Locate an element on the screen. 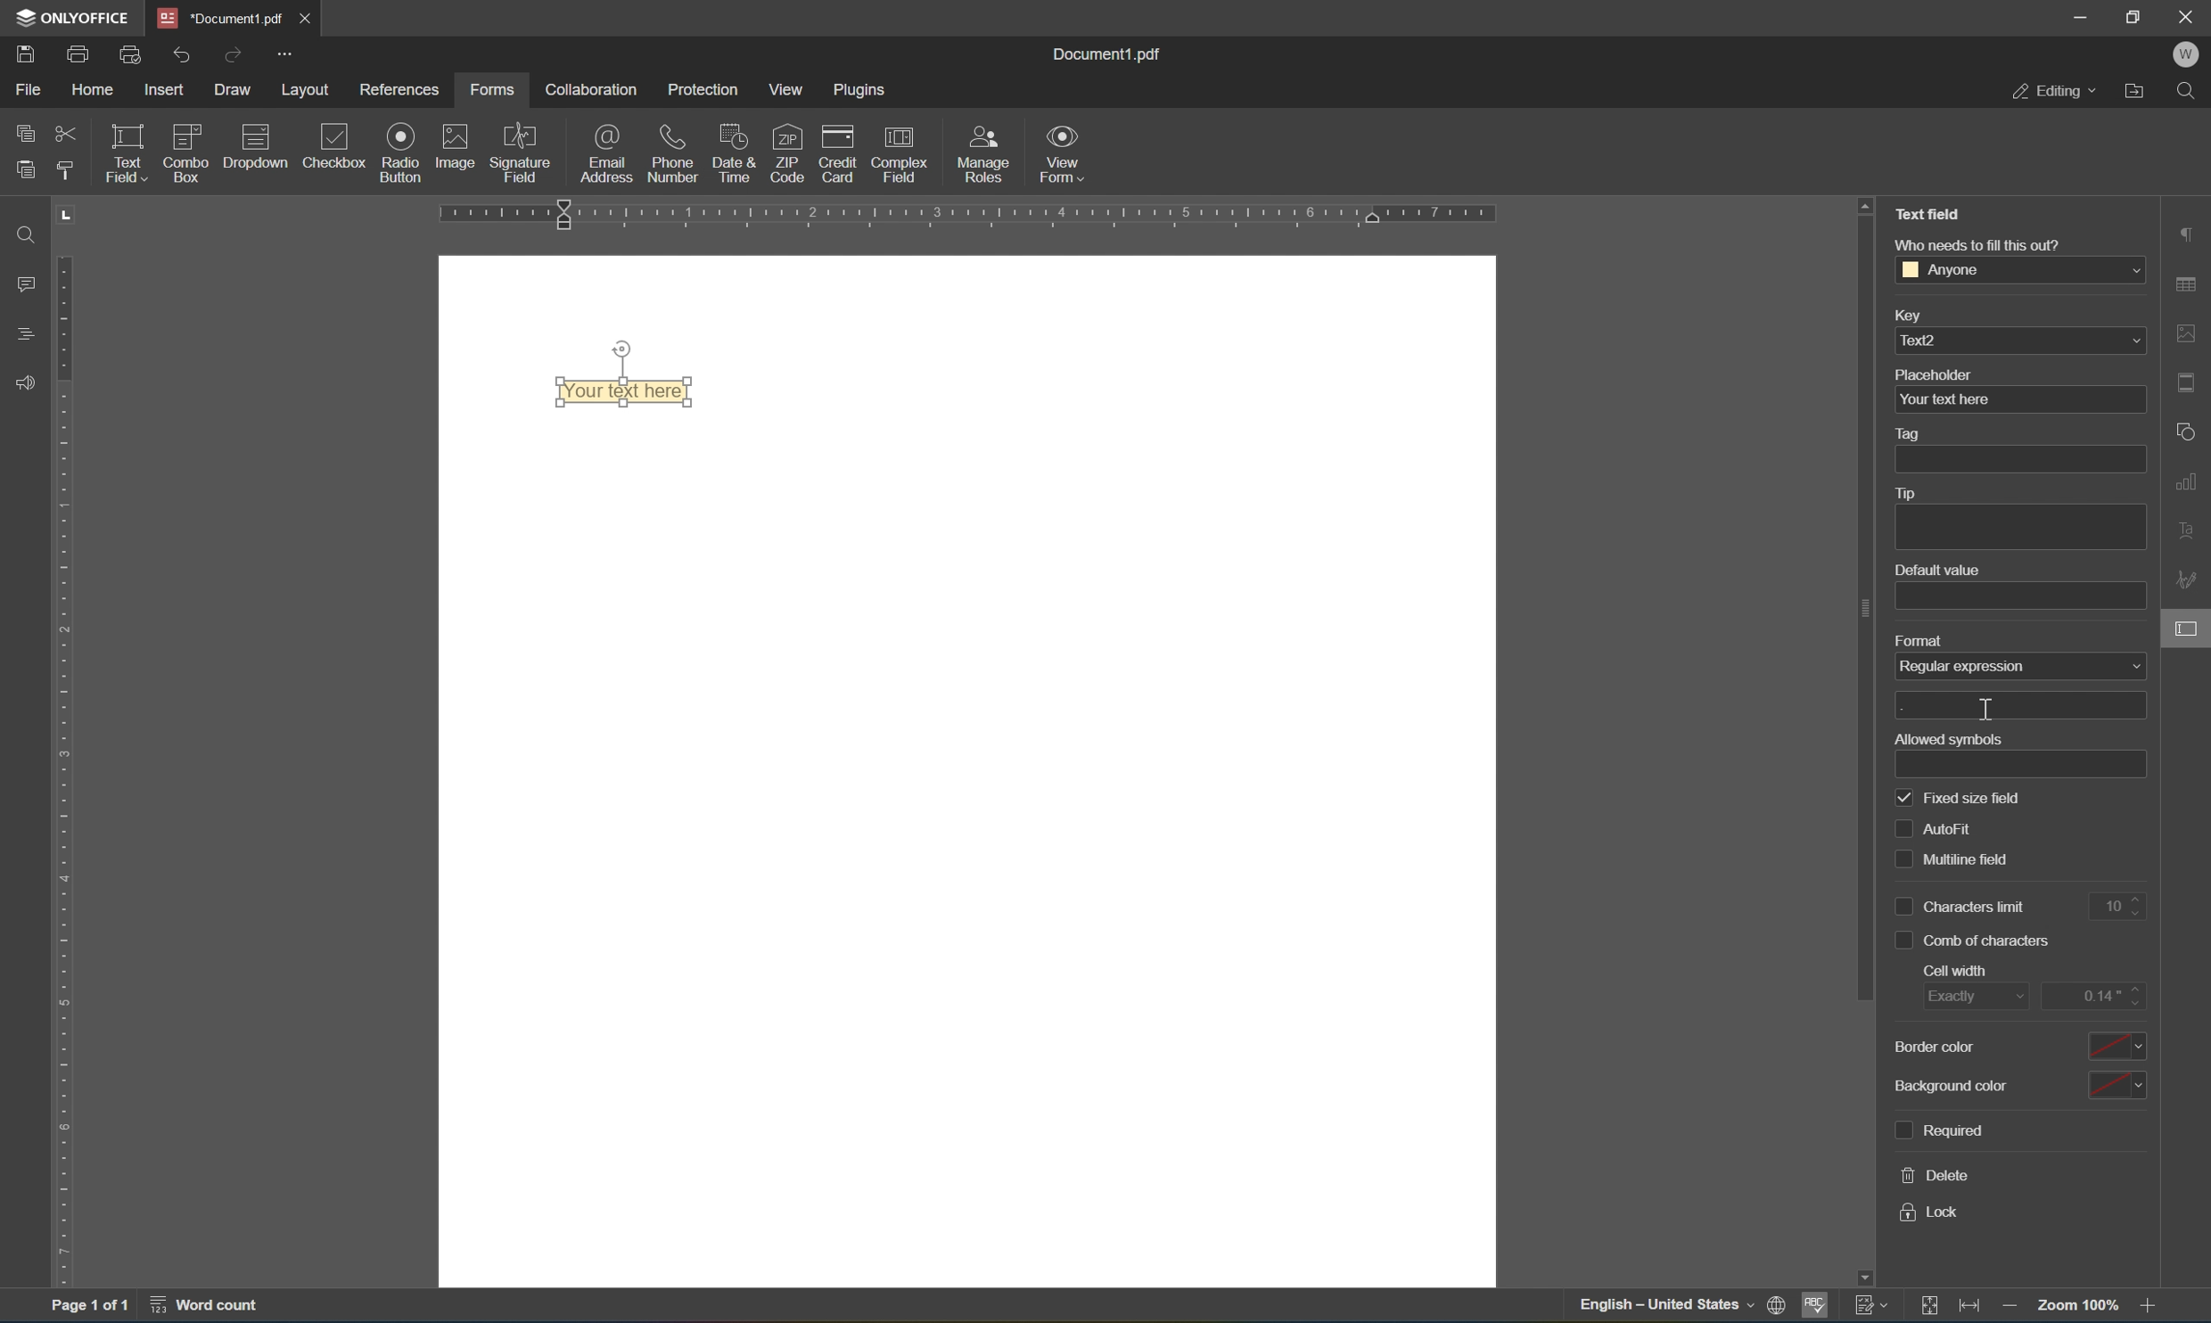 The width and height of the screenshot is (2211, 1323). insert is located at coordinates (165, 86).